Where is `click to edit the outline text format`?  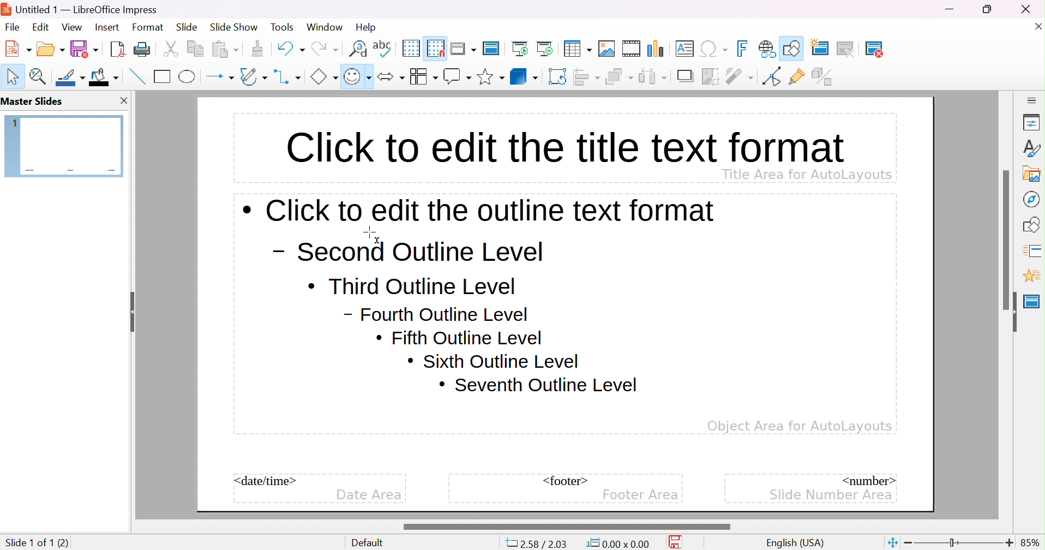
click to edit the outline text format is located at coordinates (479, 210).